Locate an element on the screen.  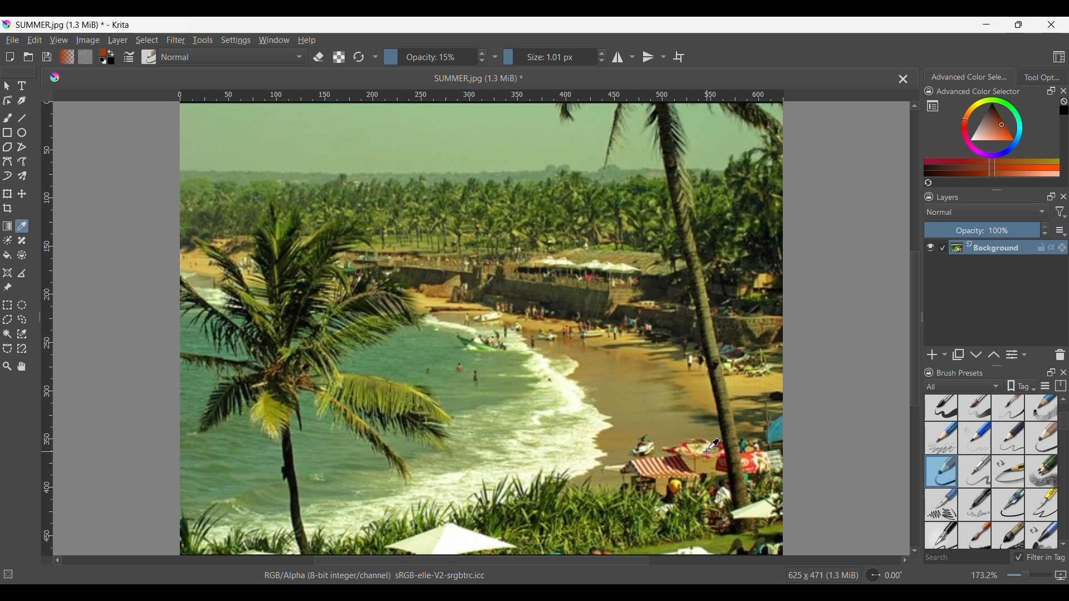
Freehand path tool is located at coordinates (22, 161).